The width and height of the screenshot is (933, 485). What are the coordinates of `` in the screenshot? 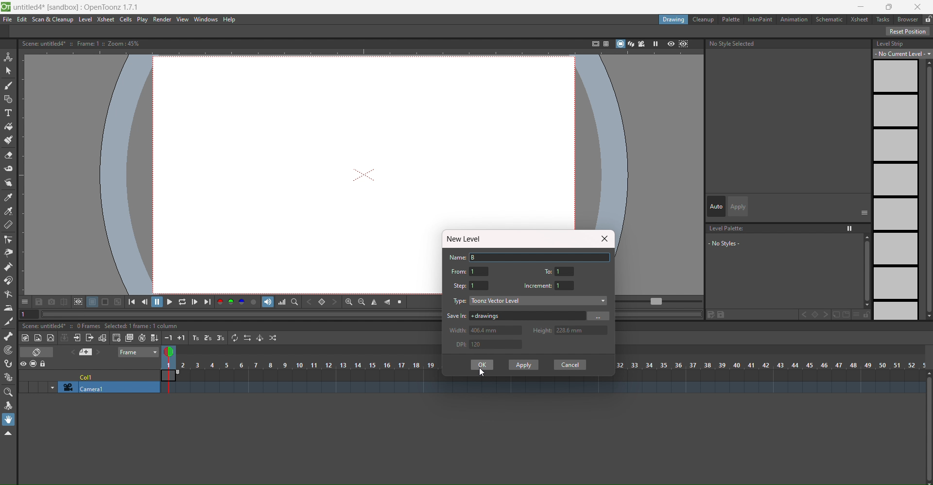 It's located at (37, 352).